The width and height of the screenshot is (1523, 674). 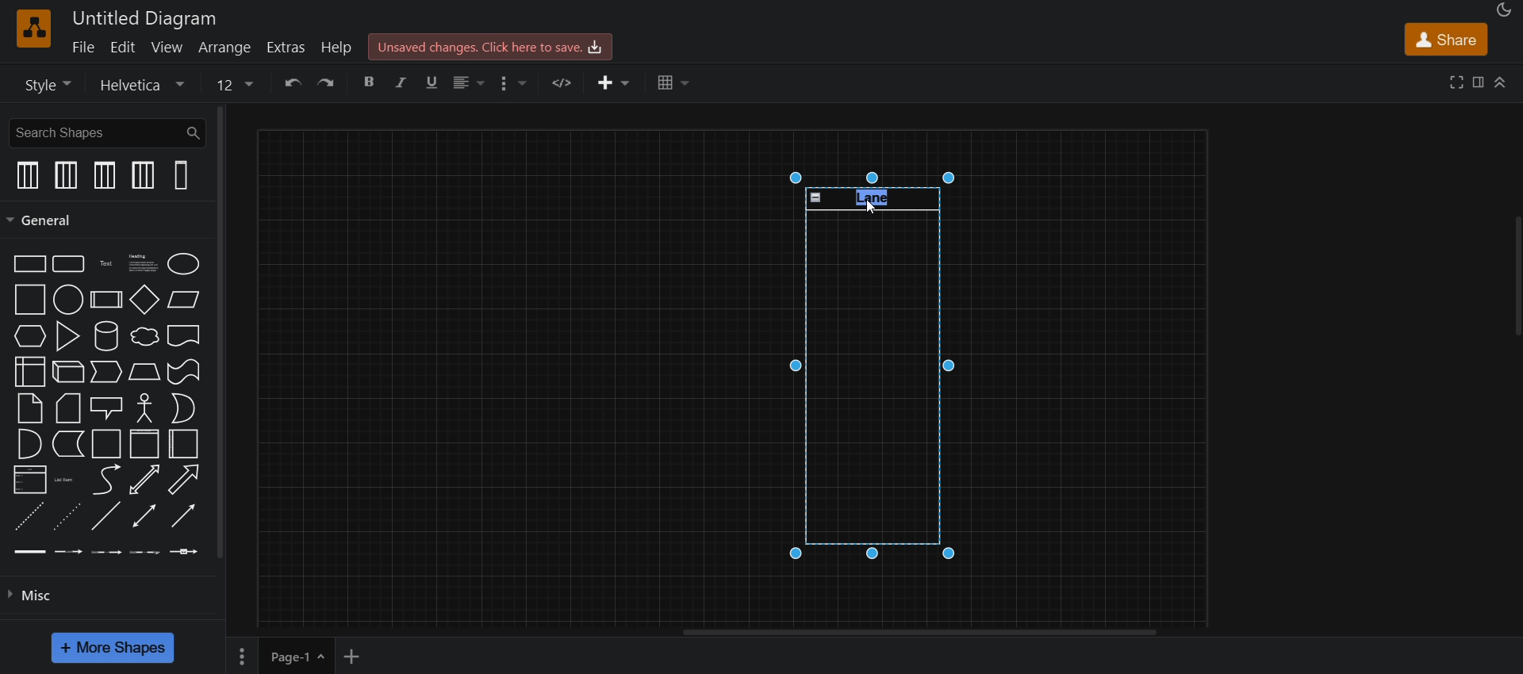 What do you see at coordinates (186, 335) in the screenshot?
I see `document` at bounding box center [186, 335].